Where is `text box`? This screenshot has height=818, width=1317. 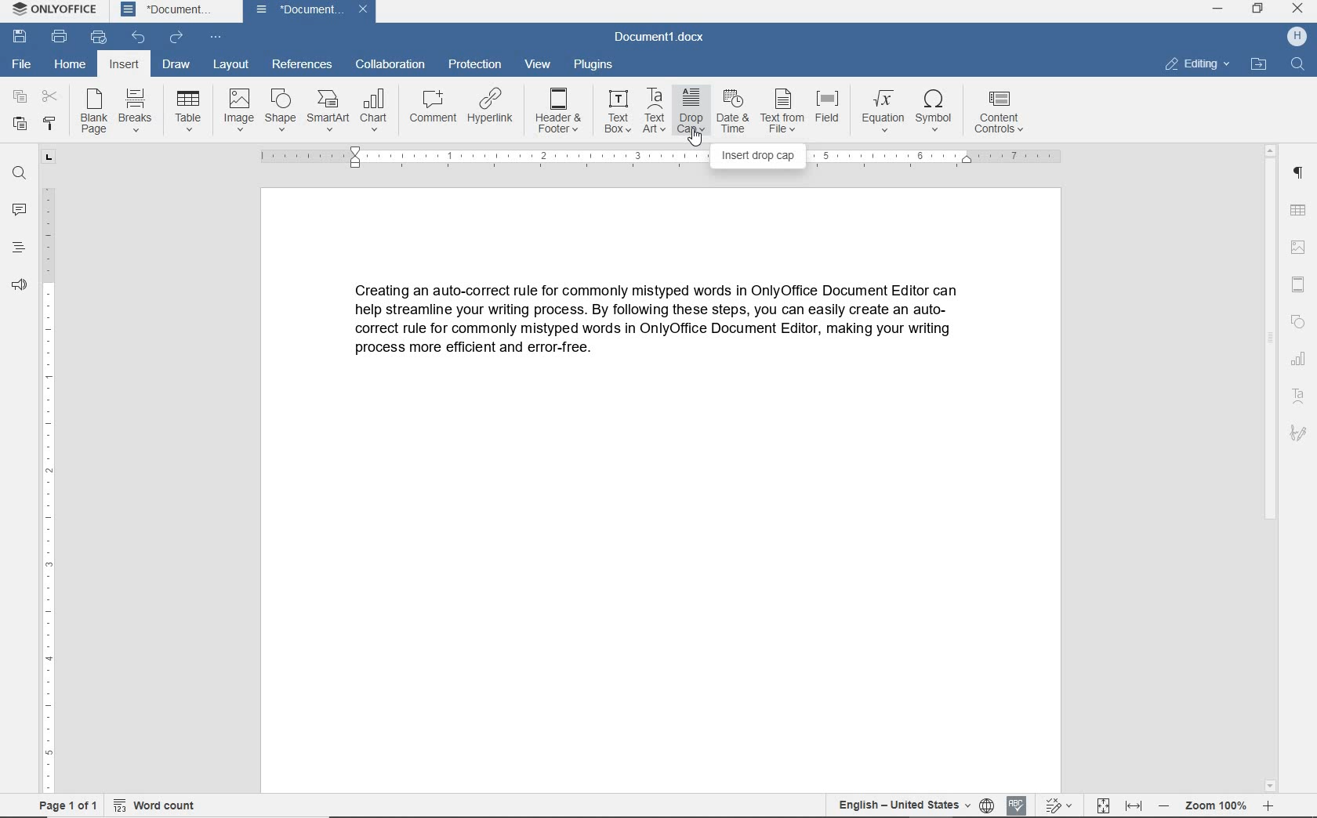
text box is located at coordinates (618, 111).